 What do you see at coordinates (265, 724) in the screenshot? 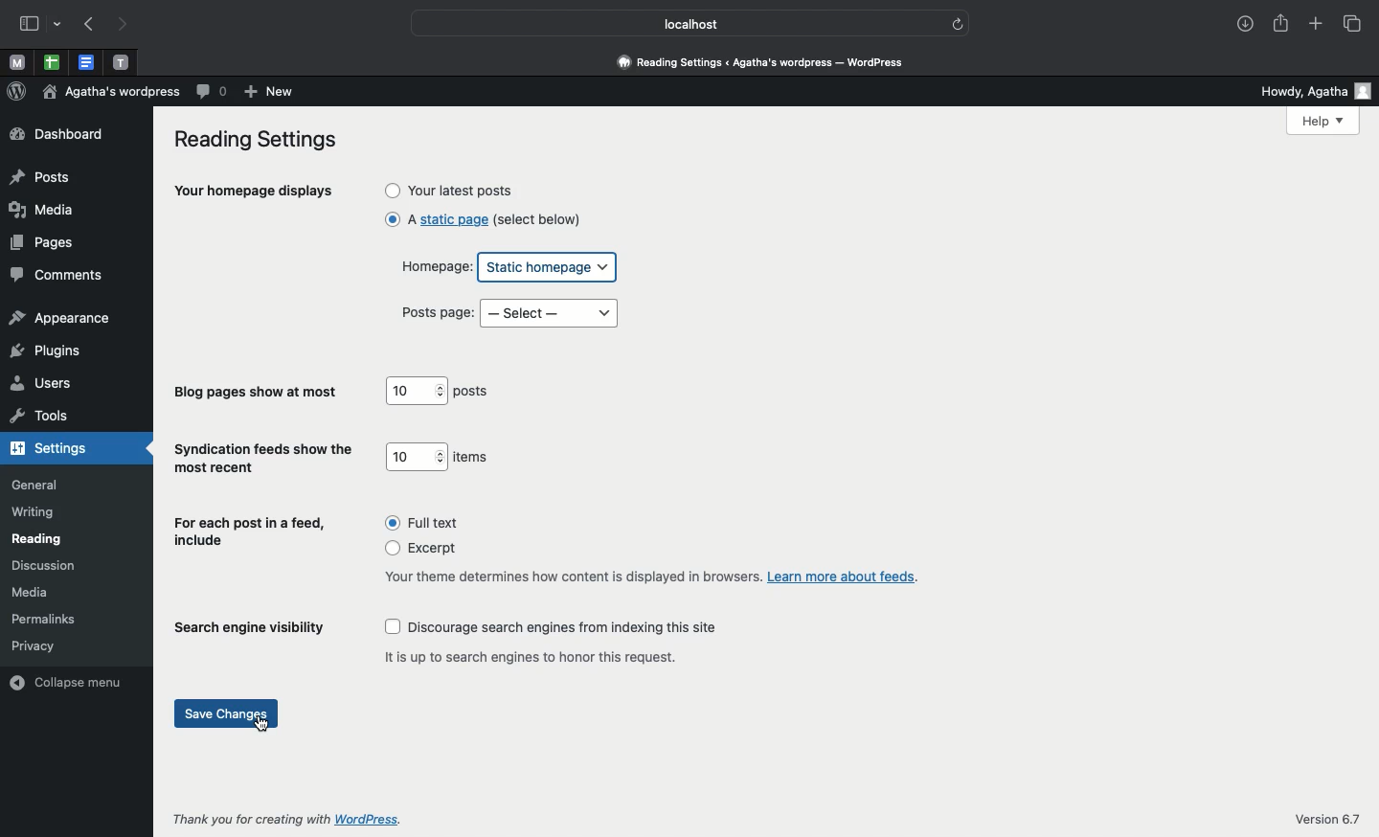
I see `cursor` at bounding box center [265, 724].